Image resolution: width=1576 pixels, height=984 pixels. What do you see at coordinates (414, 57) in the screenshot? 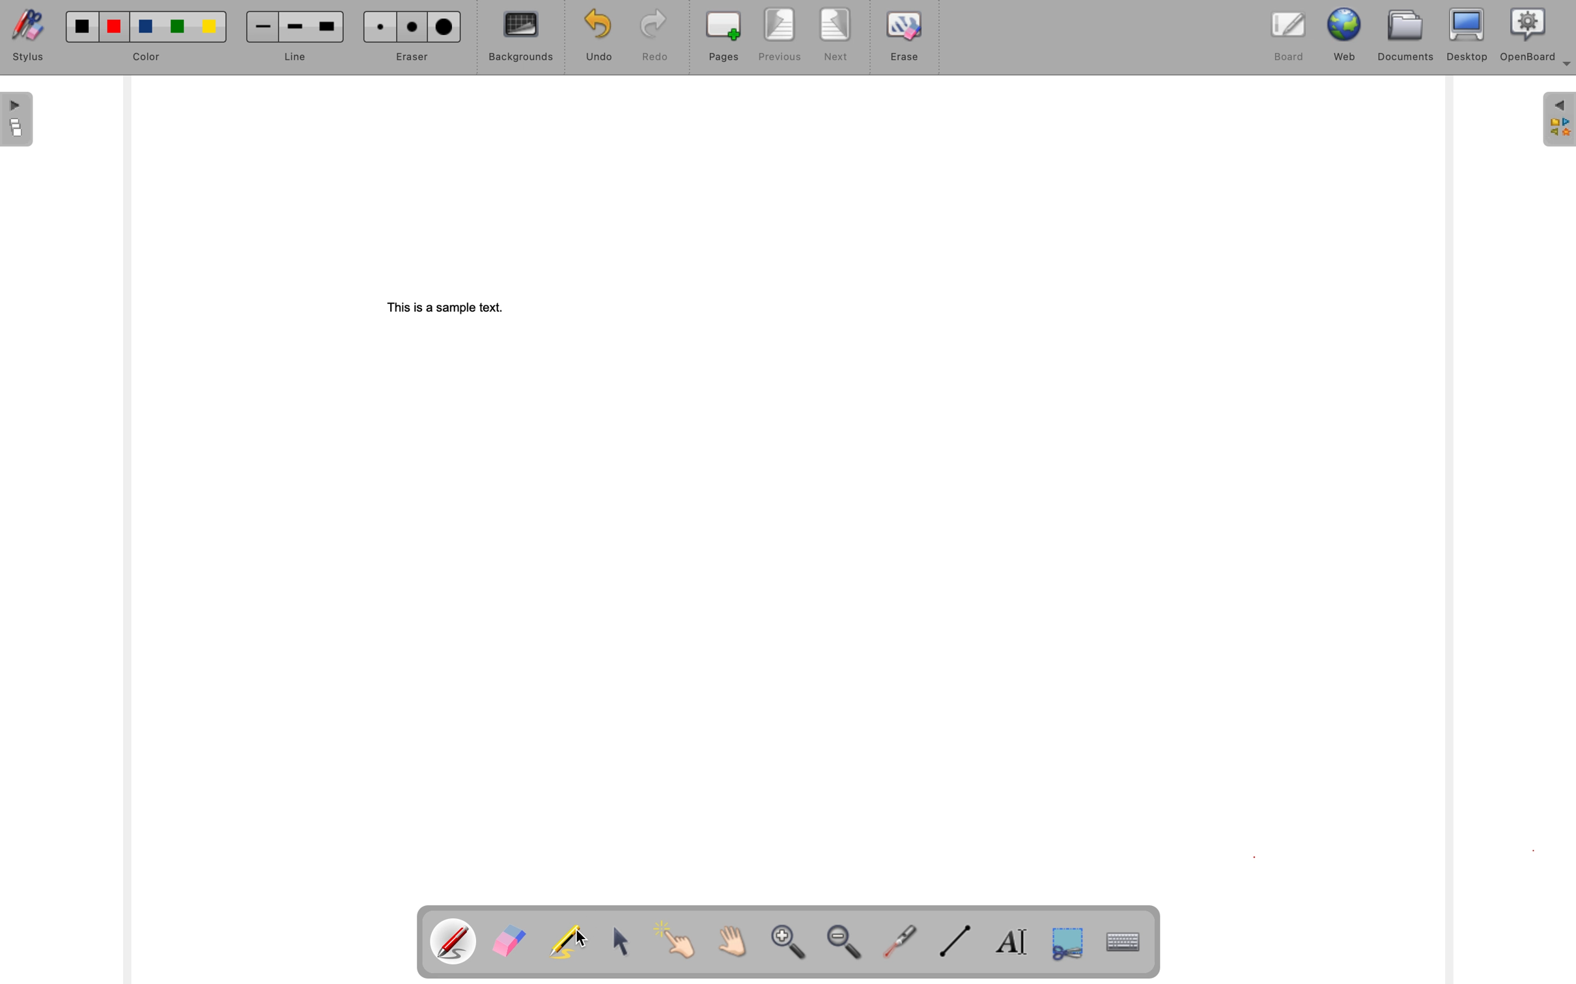
I see `eraser` at bounding box center [414, 57].